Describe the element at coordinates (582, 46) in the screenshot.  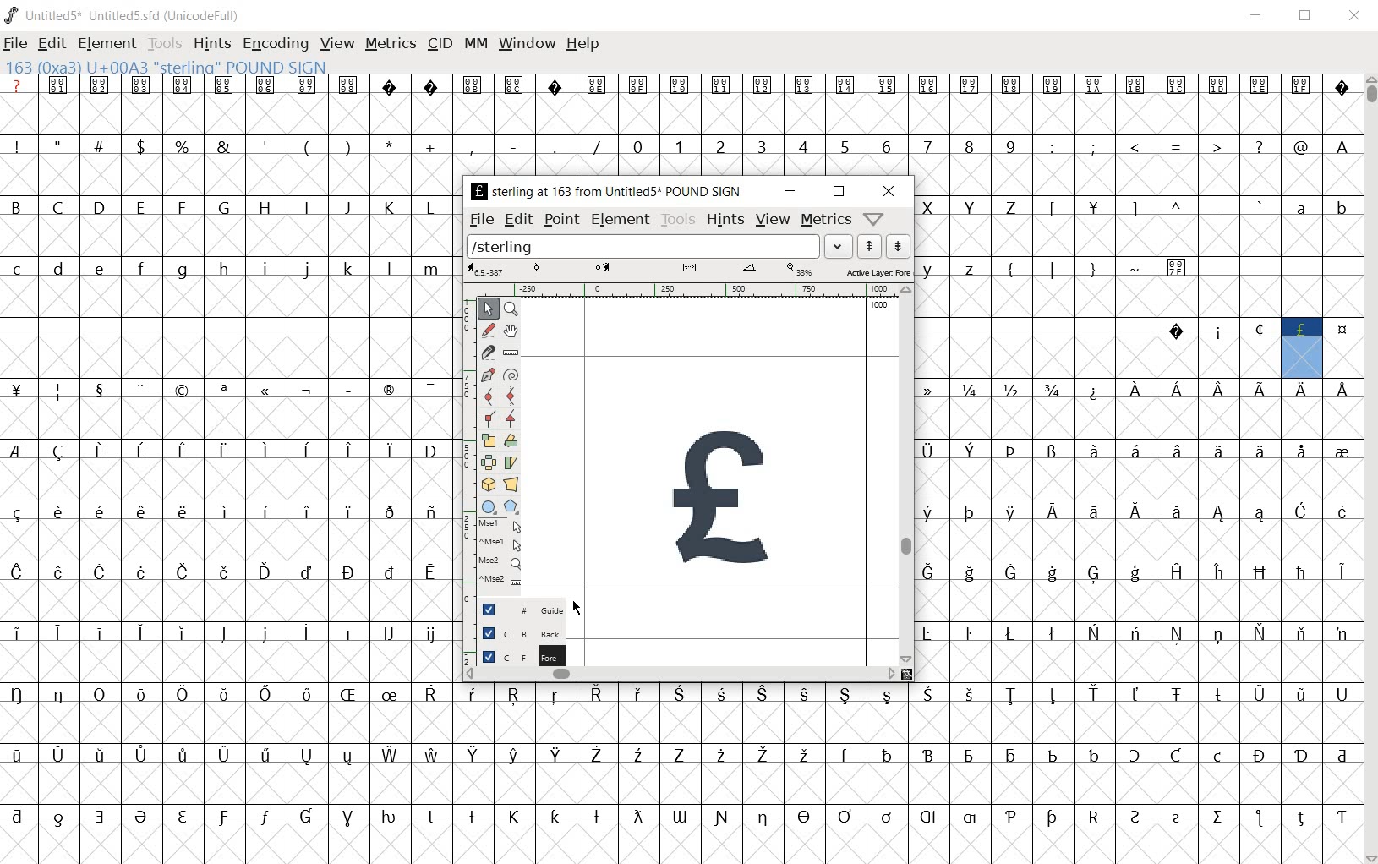
I see `HELP` at that location.